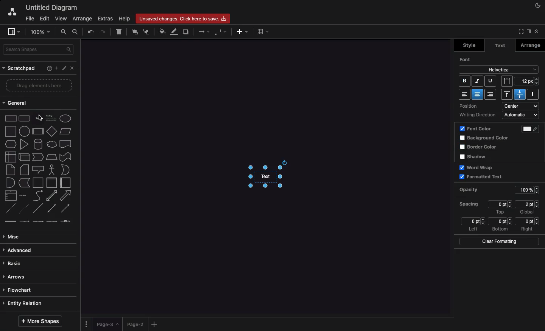 Image resolution: width=545 pixels, height=331 pixels. Describe the element at coordinates (490, 94) in the screenshot. I see `Right aligned` at that location.